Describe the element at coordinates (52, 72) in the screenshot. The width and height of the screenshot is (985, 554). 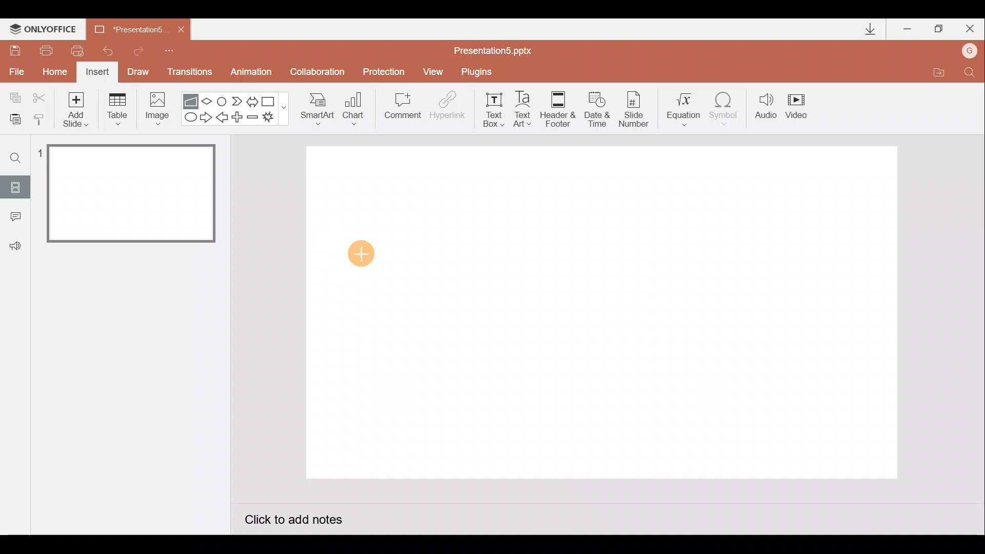
I see `Home` at that location.